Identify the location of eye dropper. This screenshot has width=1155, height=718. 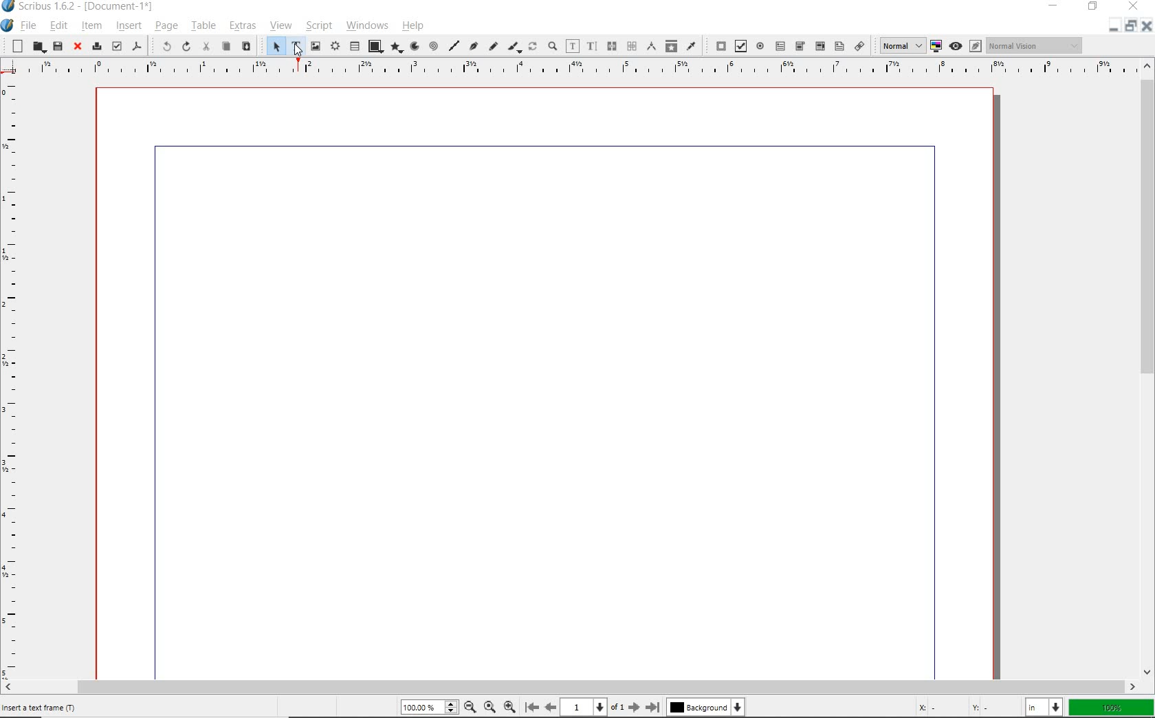
(691, 45).